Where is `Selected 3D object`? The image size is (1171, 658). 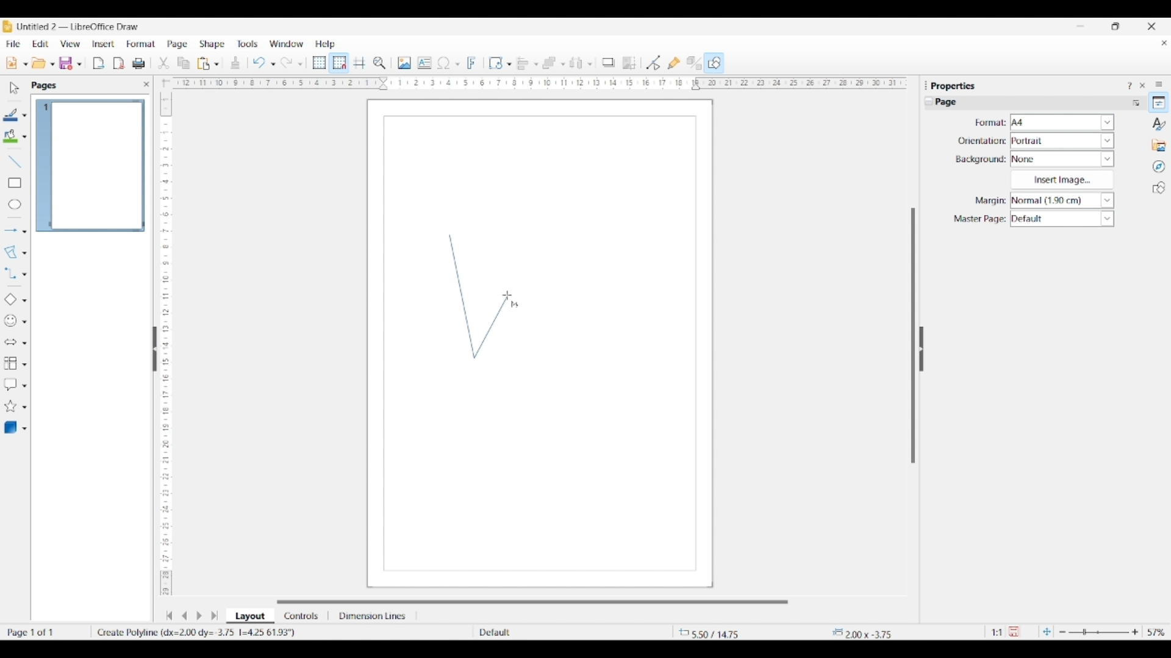 Selected 3D object is located at coordinates (10, 428).